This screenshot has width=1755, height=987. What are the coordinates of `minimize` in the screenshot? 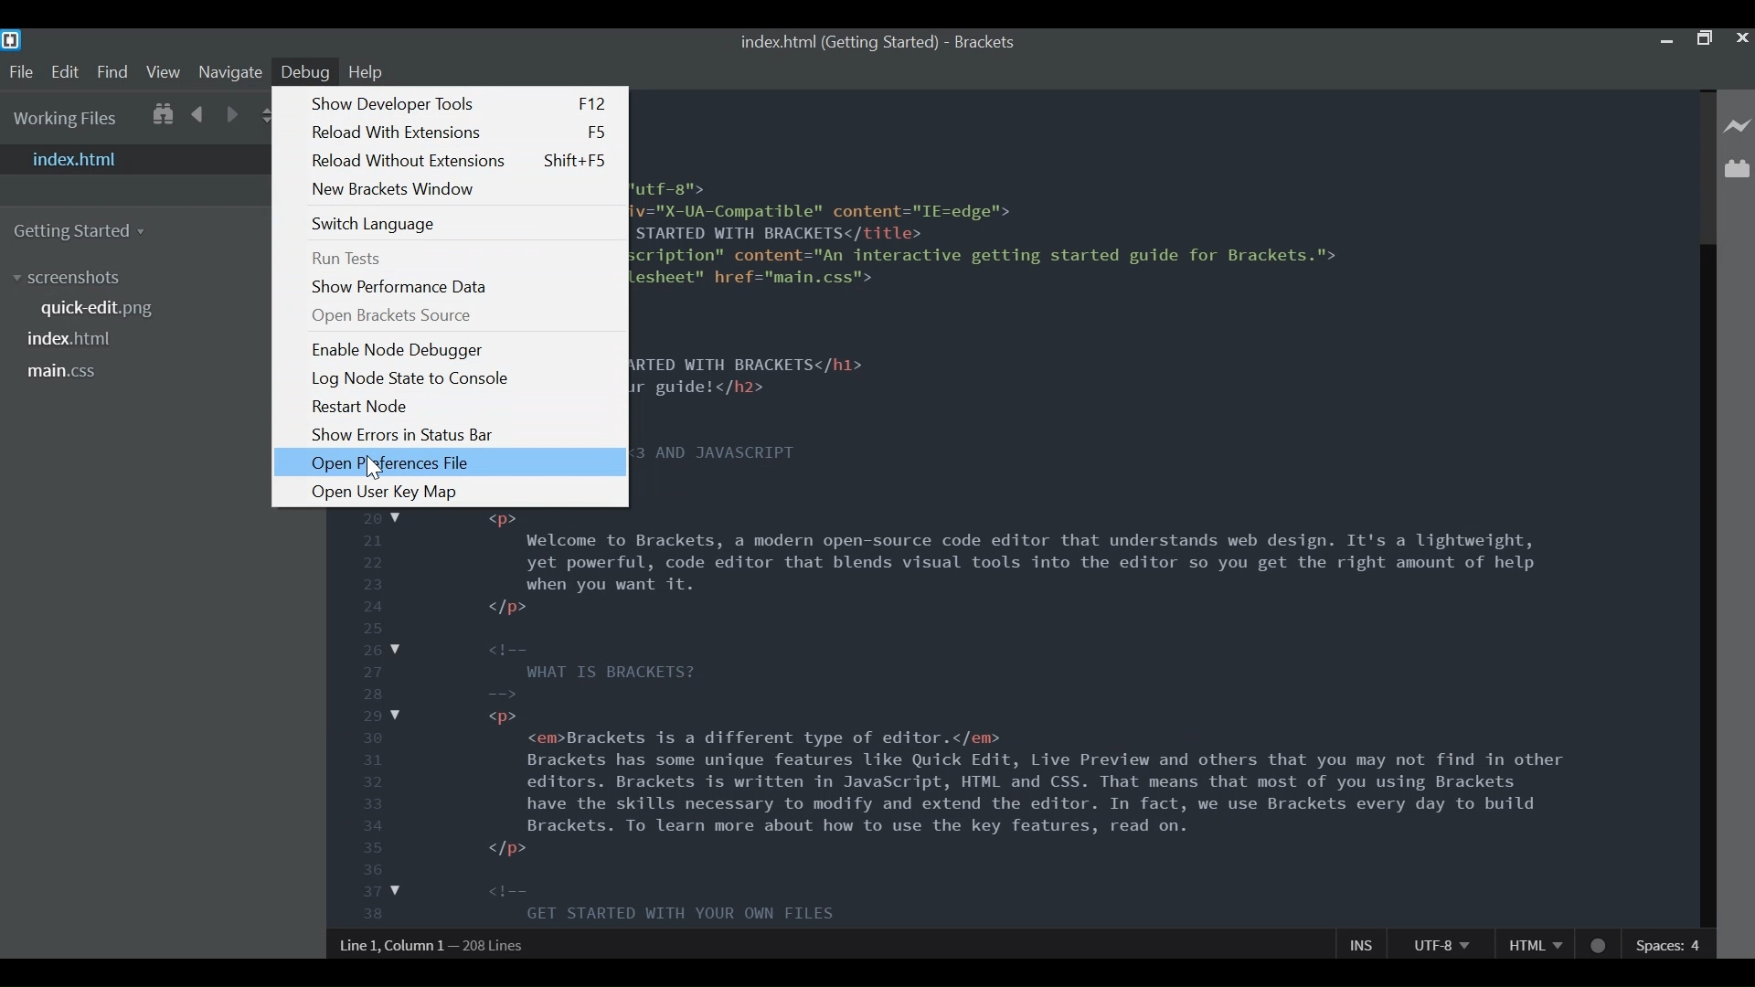 It's located at (1668, 41).